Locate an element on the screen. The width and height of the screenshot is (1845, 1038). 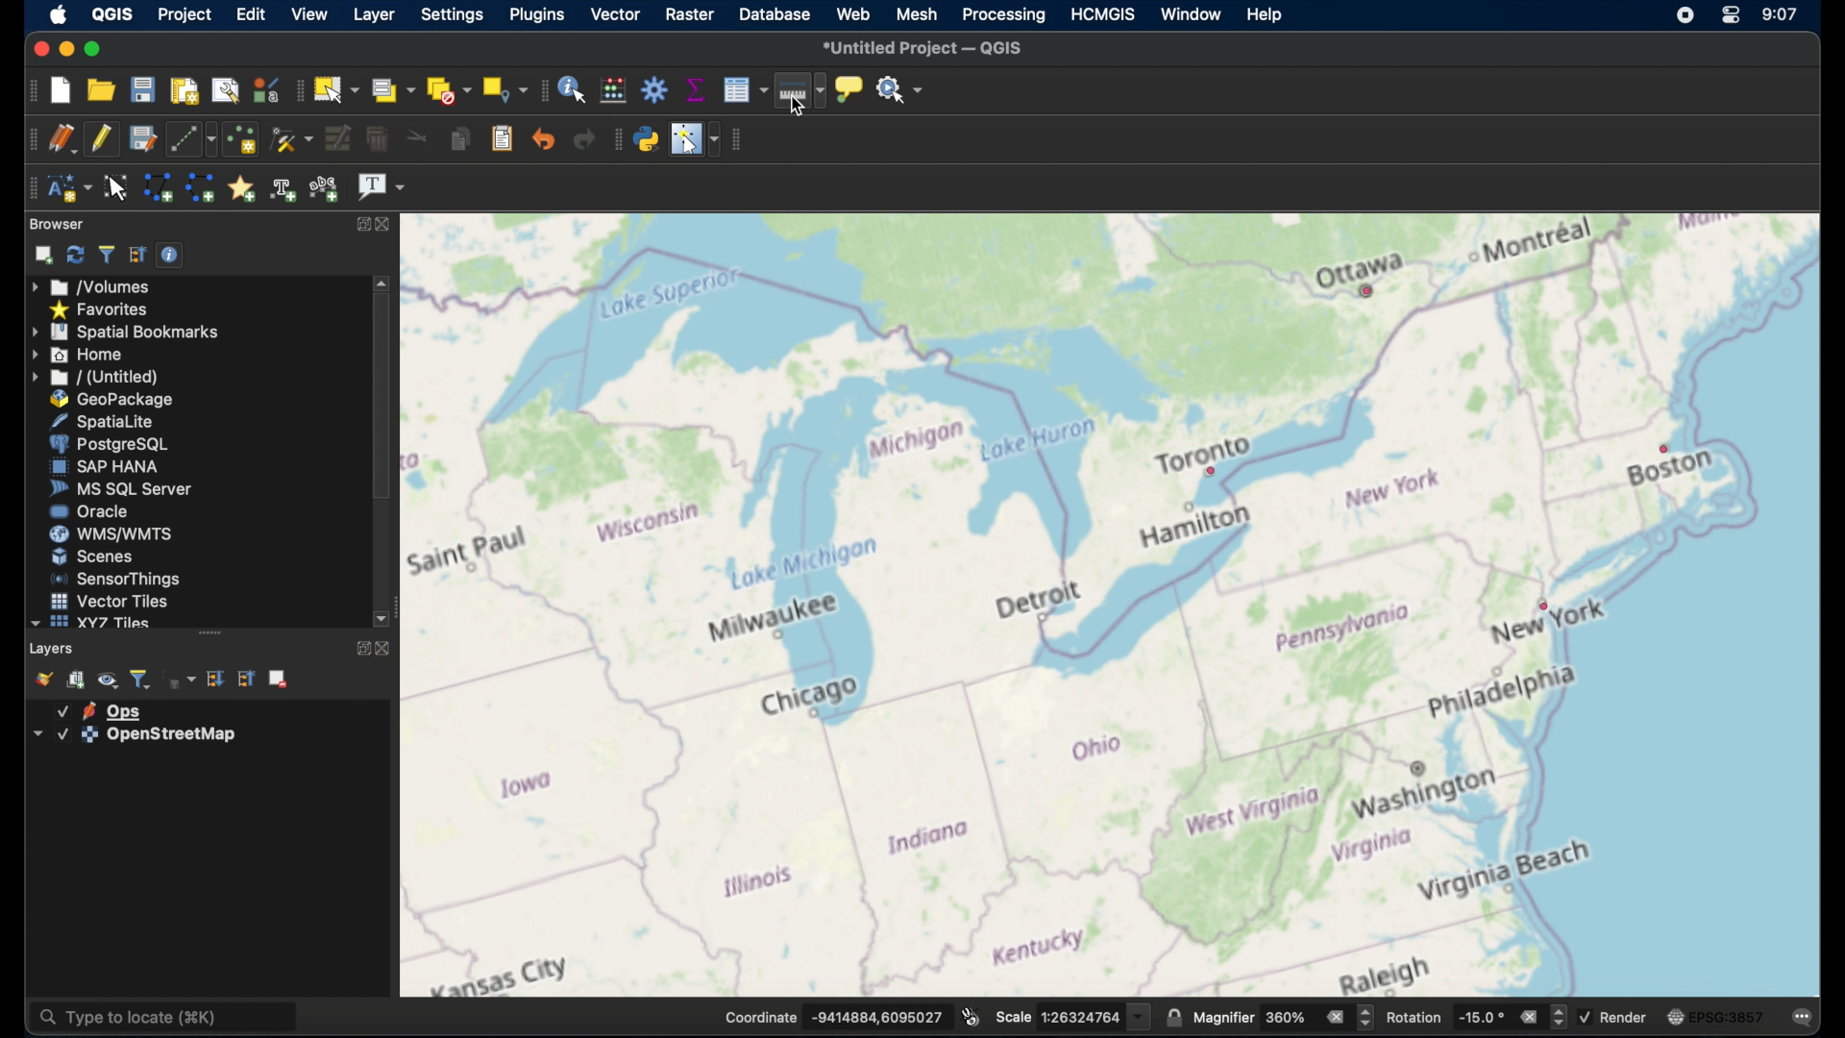
point feature is located at coordinates (1547, 606).